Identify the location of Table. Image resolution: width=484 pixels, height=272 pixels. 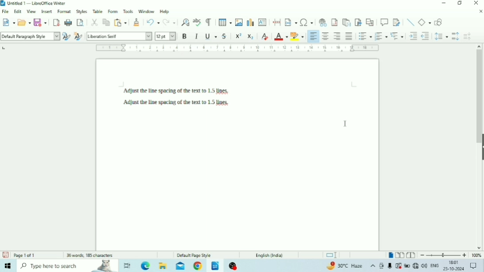
(98, 11).